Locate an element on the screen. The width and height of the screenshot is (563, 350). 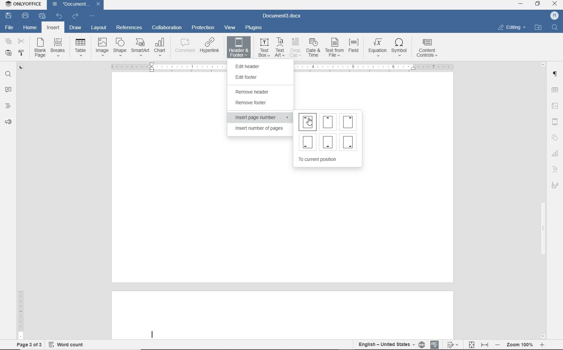
REFERENCES is located at coordinates (129, 28).